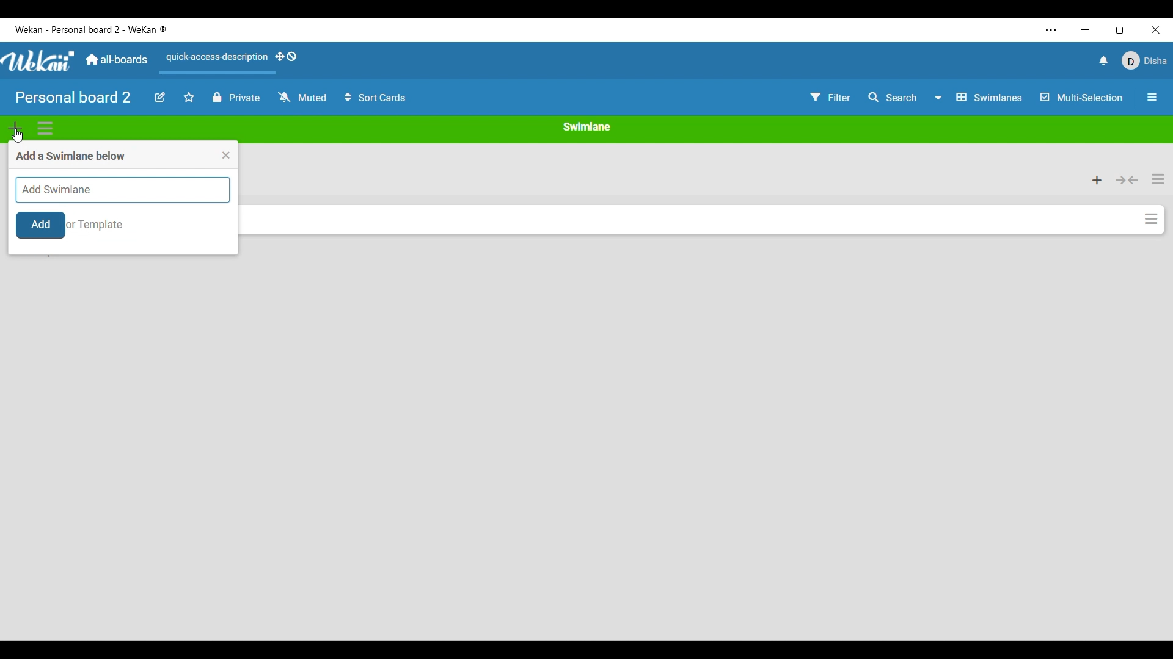 The image size is (1173, 659). What do you see at coordinates (375, 97) in the screenshot?
I see `Sort card options` at bounding box center [375, 97].